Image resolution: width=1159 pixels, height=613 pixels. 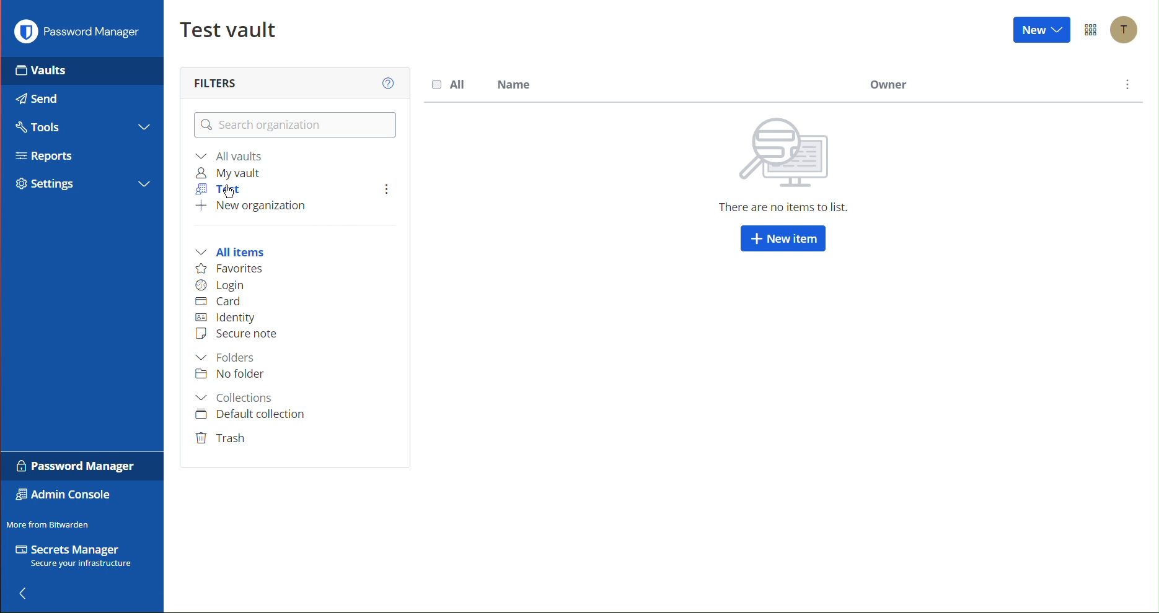 What do you see at coordinates (226, 357) in the screenshot?
I see `Folders` at bounding box center [226, 357].